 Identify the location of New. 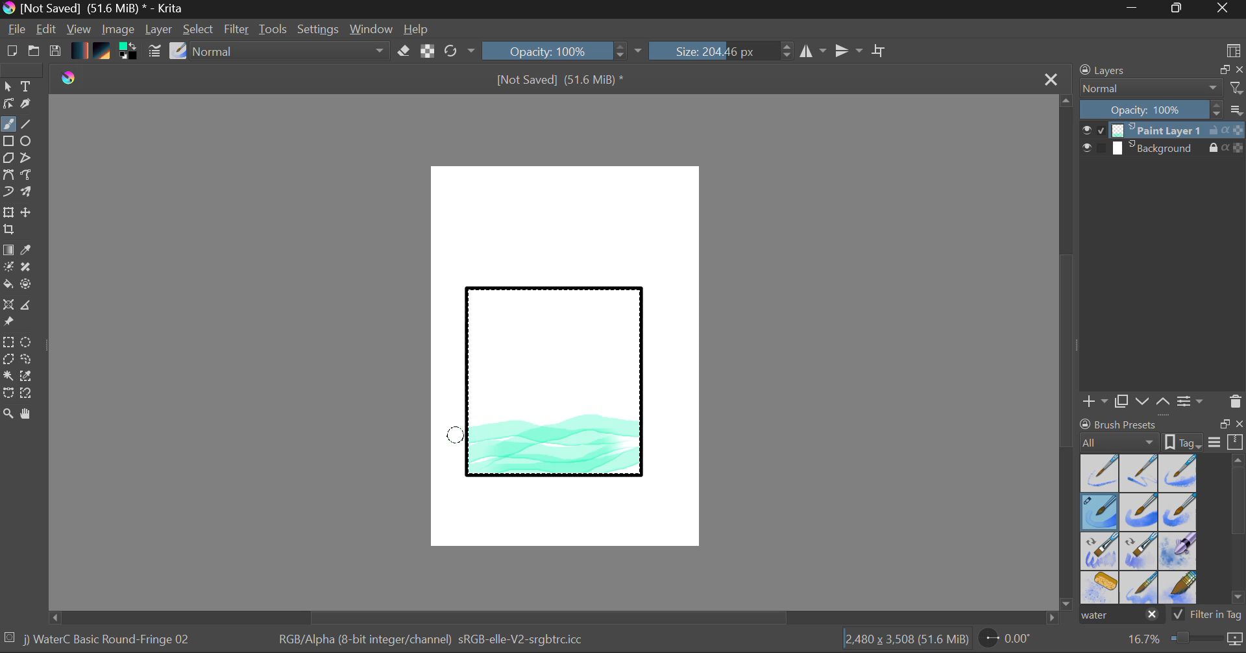
(11, 53).